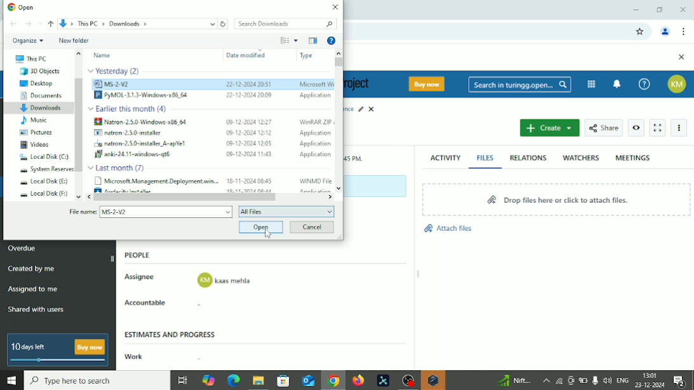 The height and width of the screenshot is (390, 694). I want to click on type, so click(307, 57).